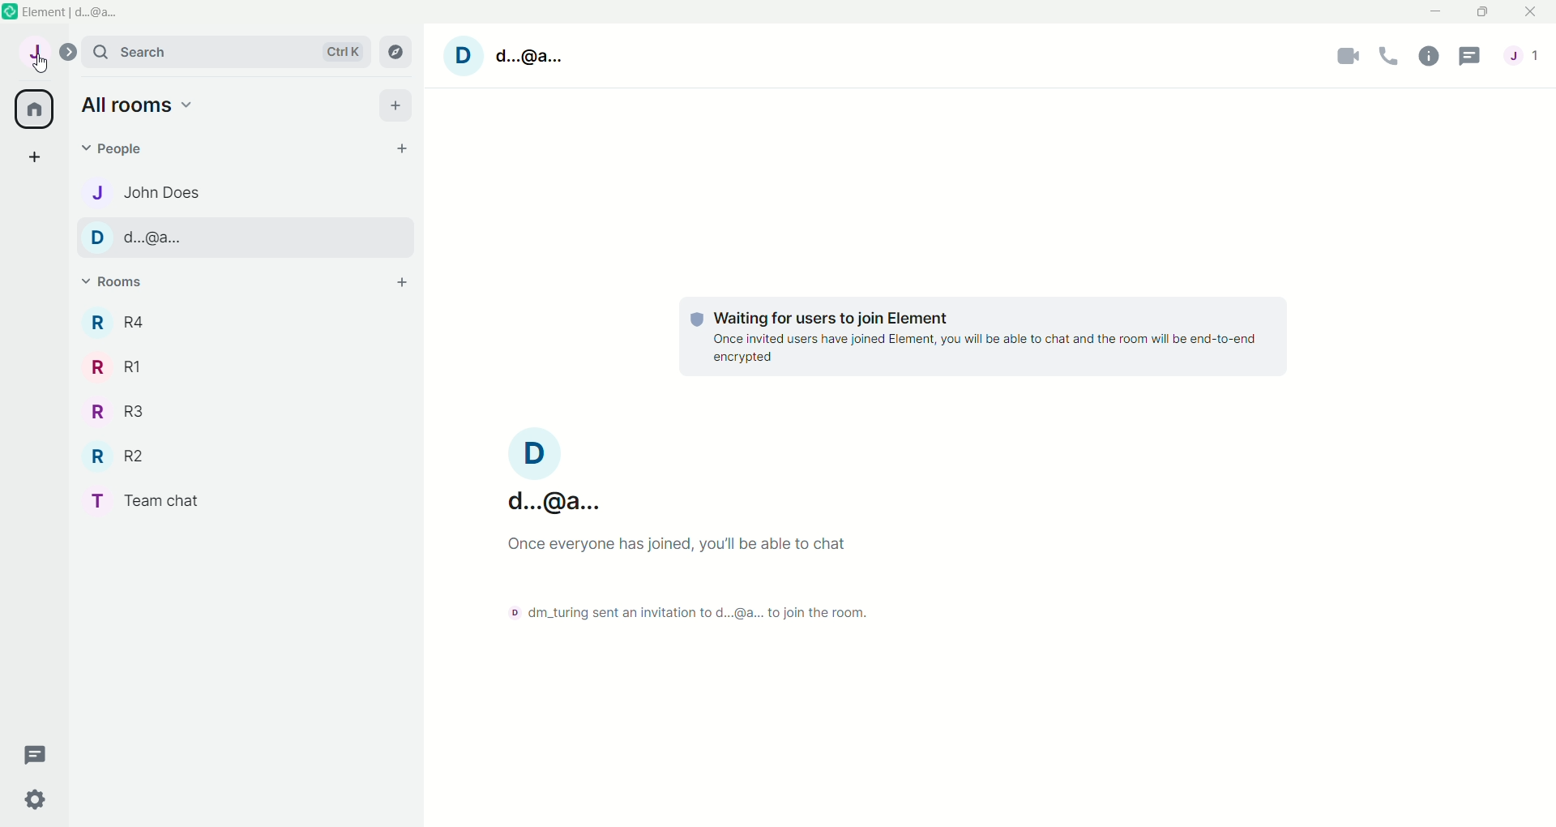  I want to click on Maximize, so click(1481, 13).